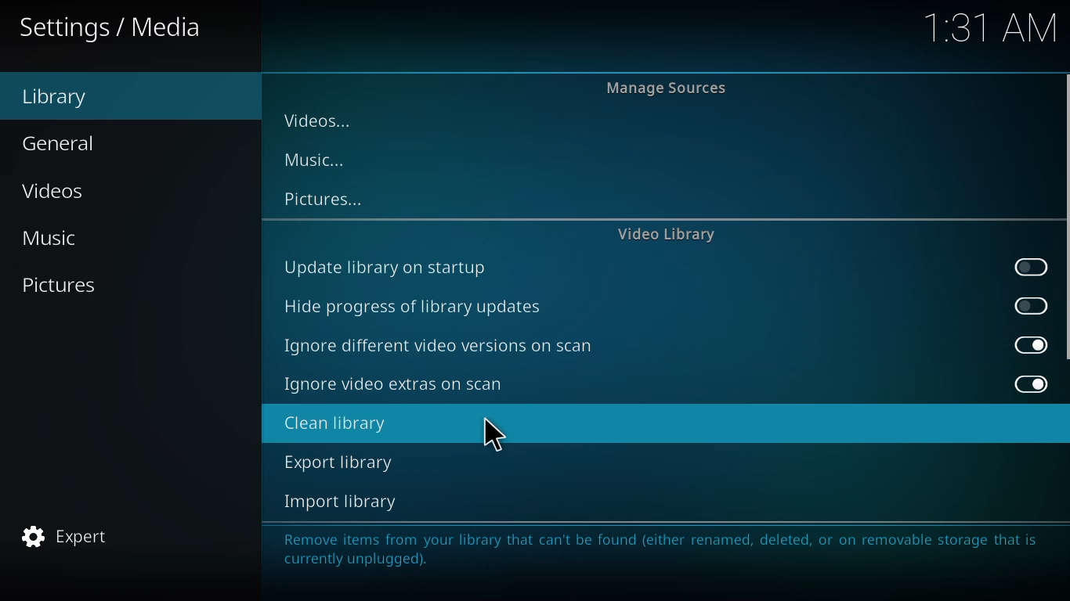 Image resolution: width=1070 pixels, height=601 pixels. Describe the element at coordinates (60, 101) in the screenshot. I see `Library` at that location.